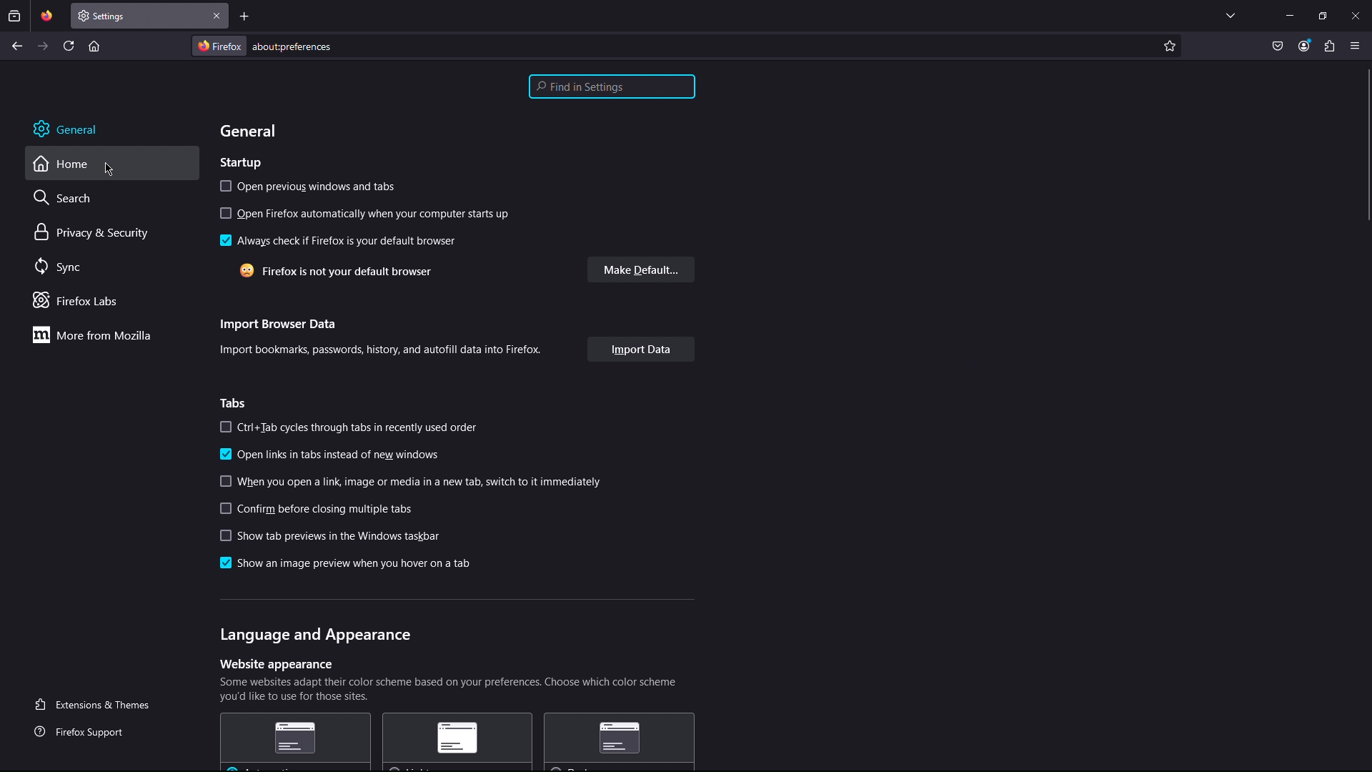 The width and height of the screenshot is (1372, 772). What do you see at coordinates (1330, 47) in the screenshot?
I see `Plugin` at bounding box center [1330, 47].